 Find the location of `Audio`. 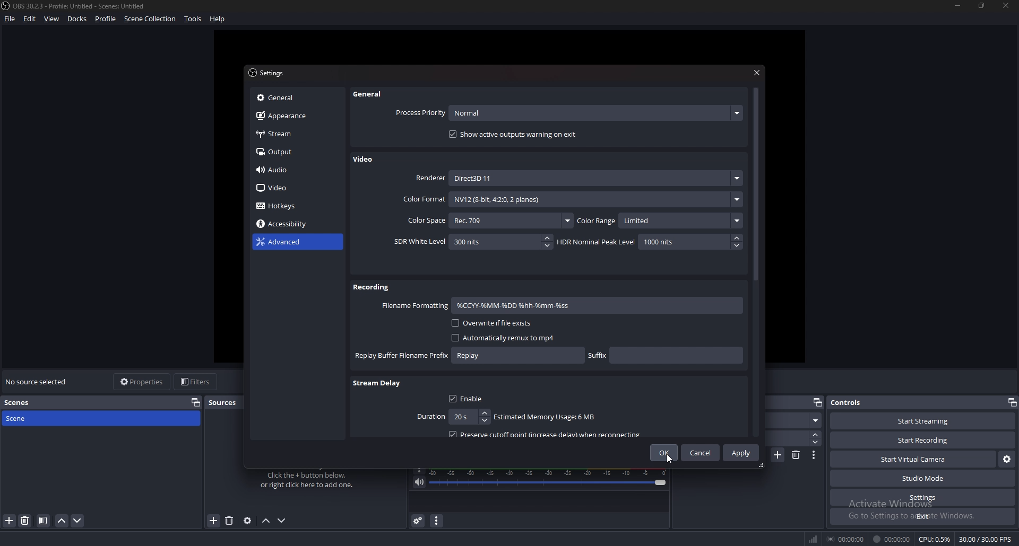

Audio is located at coordinates (292, 170).